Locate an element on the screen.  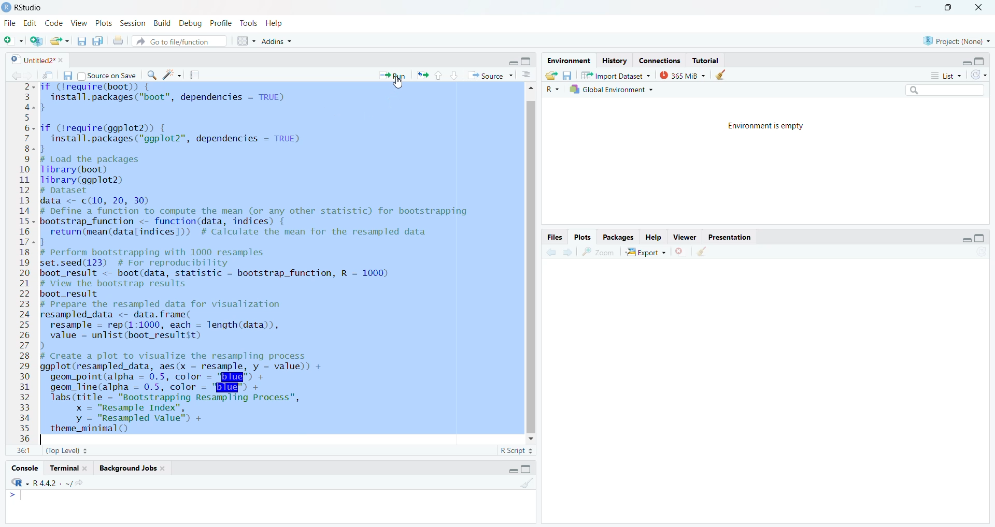
load workspace is located at coordinates (553, 75).